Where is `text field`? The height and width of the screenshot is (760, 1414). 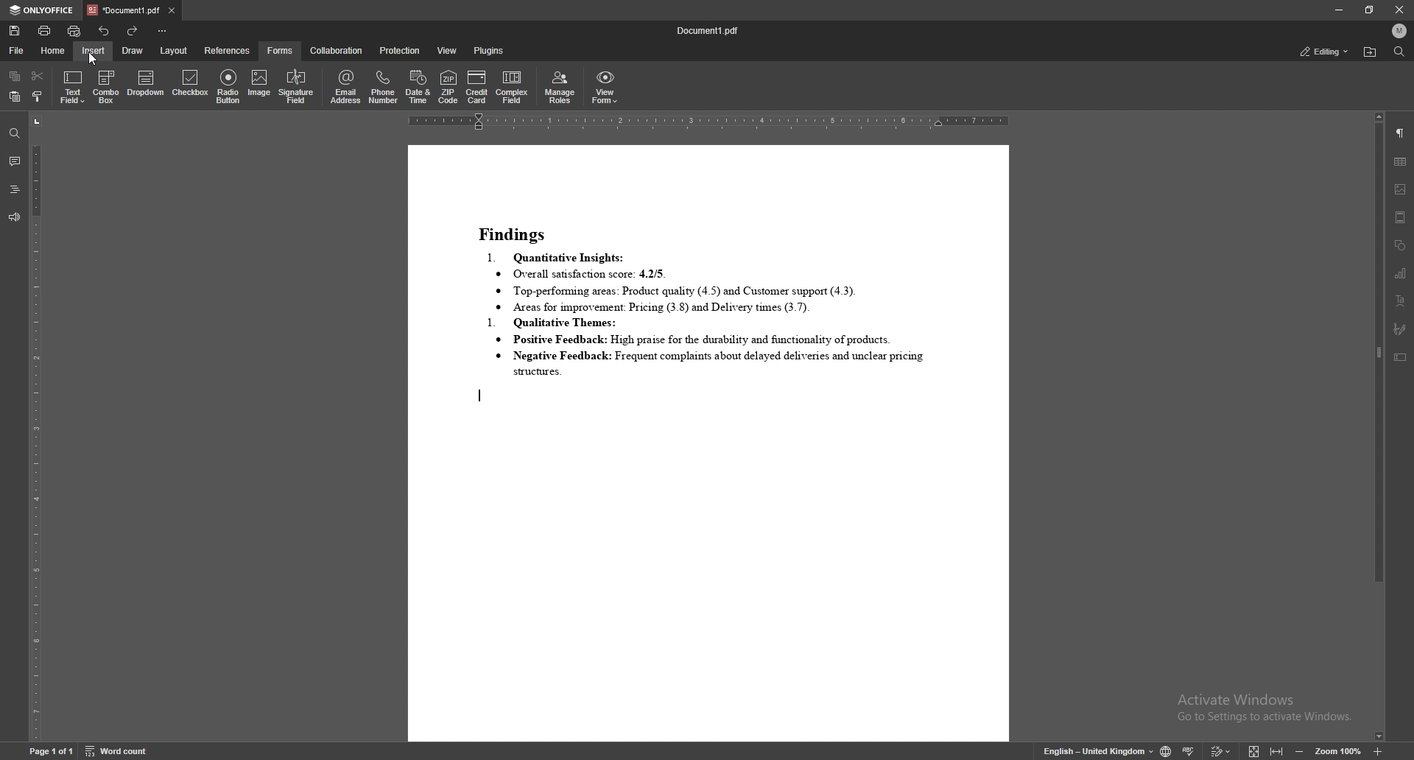 text field is located at coordinates (73, 86).